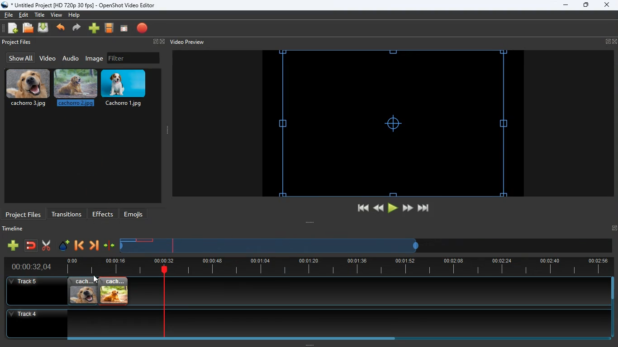 This screenshot has height=347, width=618. Describe the element at coordinates (566, 5) in the screenshot. I see `minimize` at that location.